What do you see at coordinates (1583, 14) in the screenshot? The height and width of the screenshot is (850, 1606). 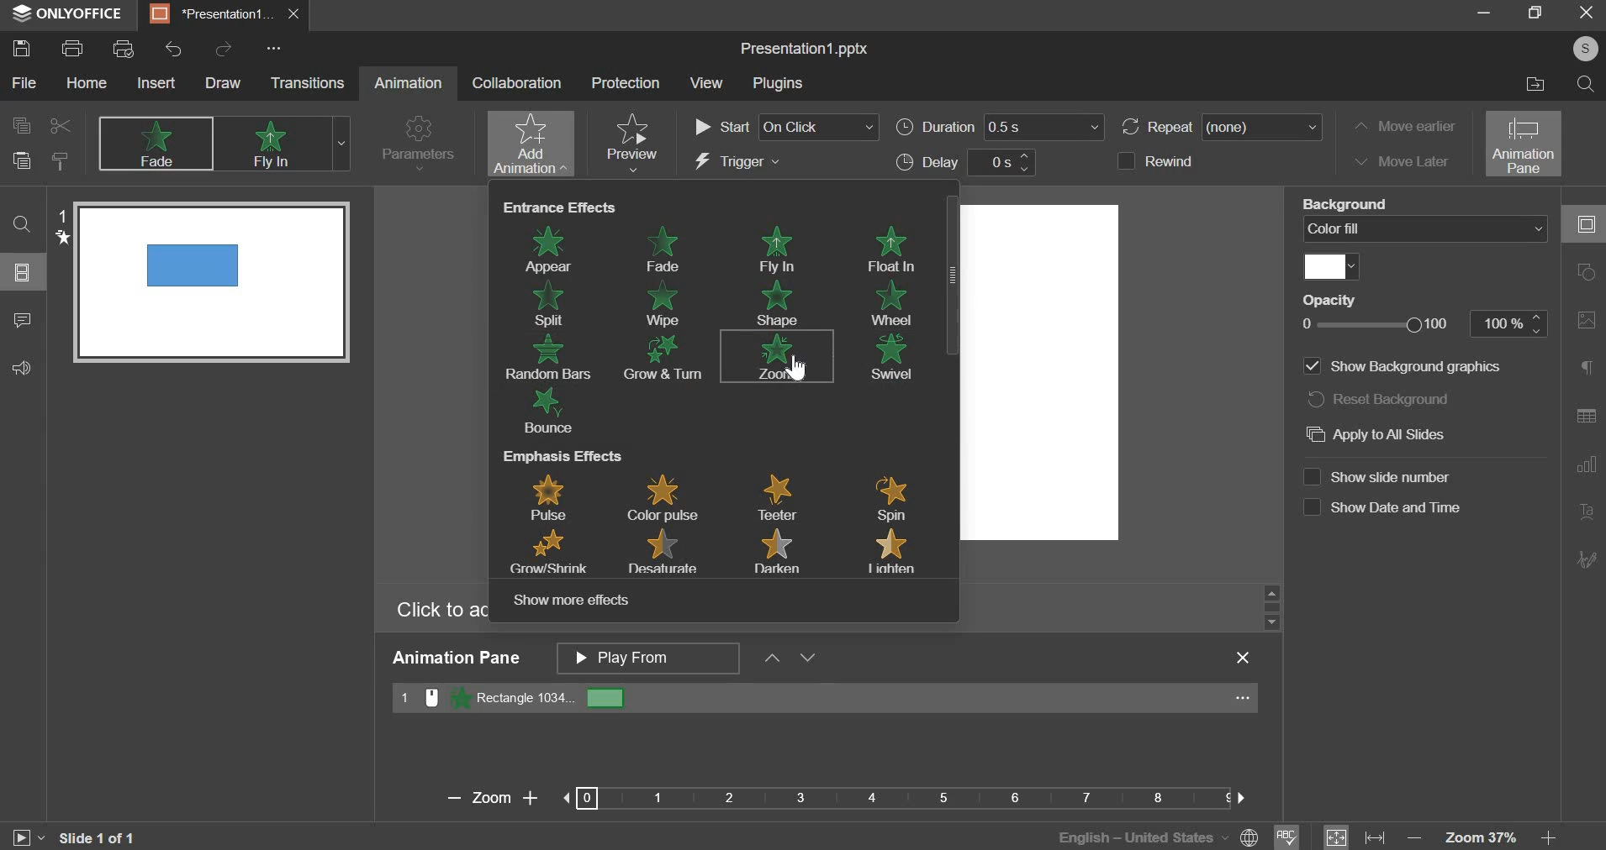 I see `exit` at bounding box center [1583, 14].